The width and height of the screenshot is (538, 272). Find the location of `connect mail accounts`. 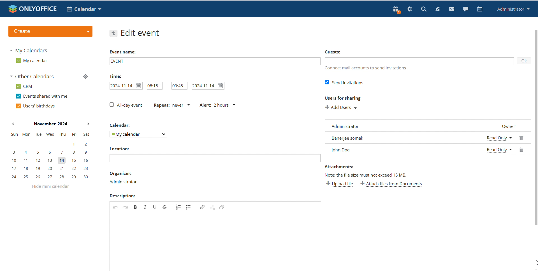

connect mail accounts is located at coordinates (367, 69).